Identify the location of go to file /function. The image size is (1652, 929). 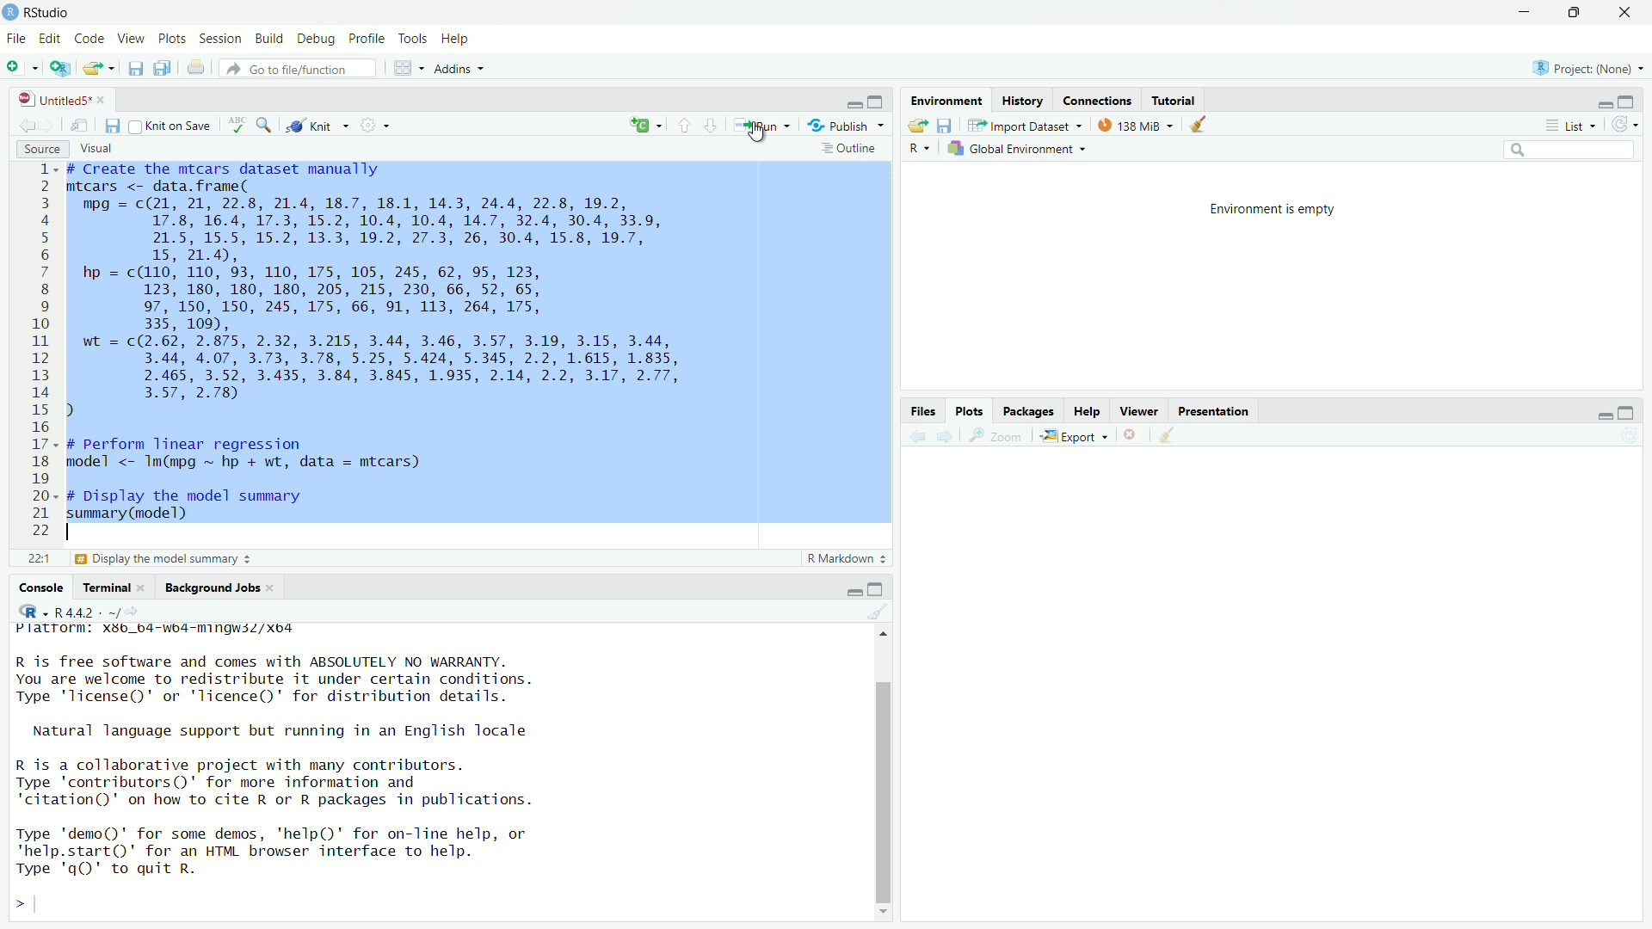
(298, 70).